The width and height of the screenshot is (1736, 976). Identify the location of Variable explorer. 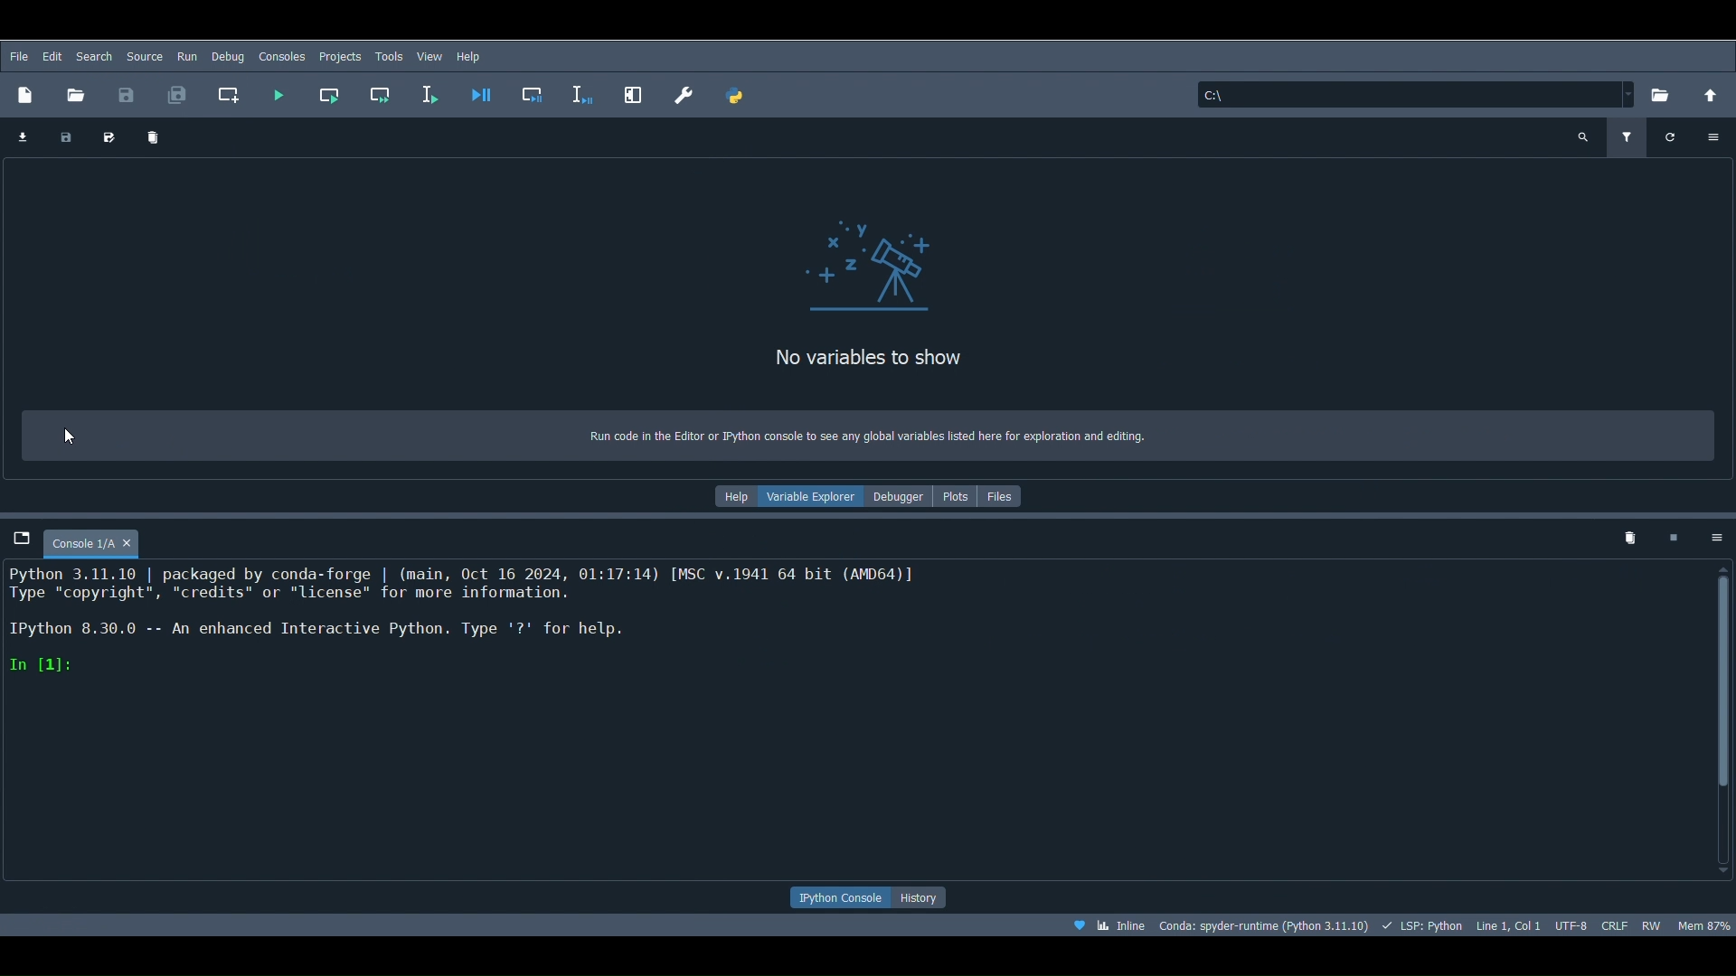
(813, 499).